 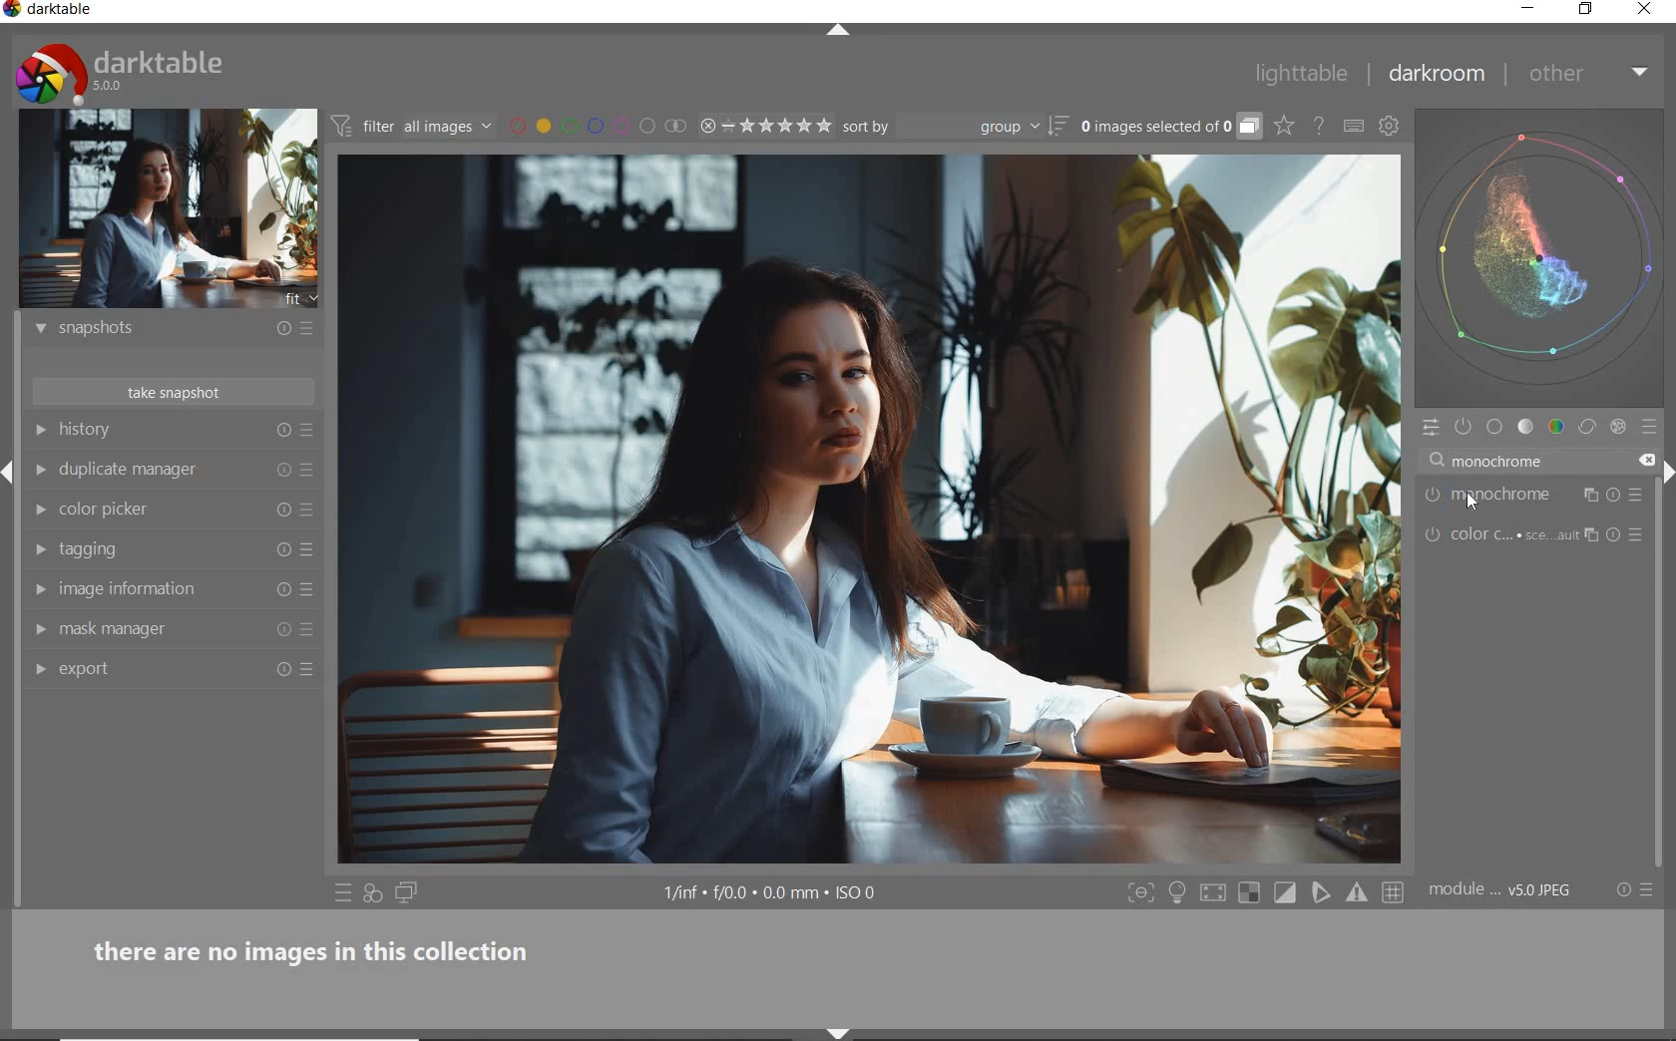 What do you see at coordinates (597, 126) in the screenshot?
I see `filter by images color label` at bounding box center [597, 126].